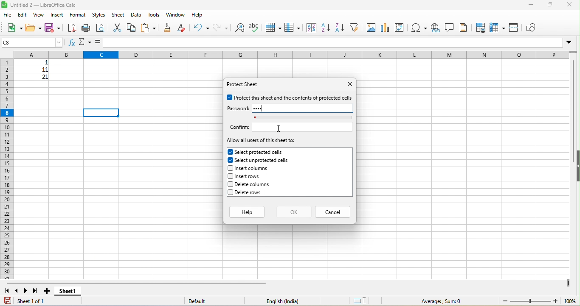  What do you see at coordinates (567, 282) in the screenshot?
I see `drag to view more columns` at bounding box center [567, 282].